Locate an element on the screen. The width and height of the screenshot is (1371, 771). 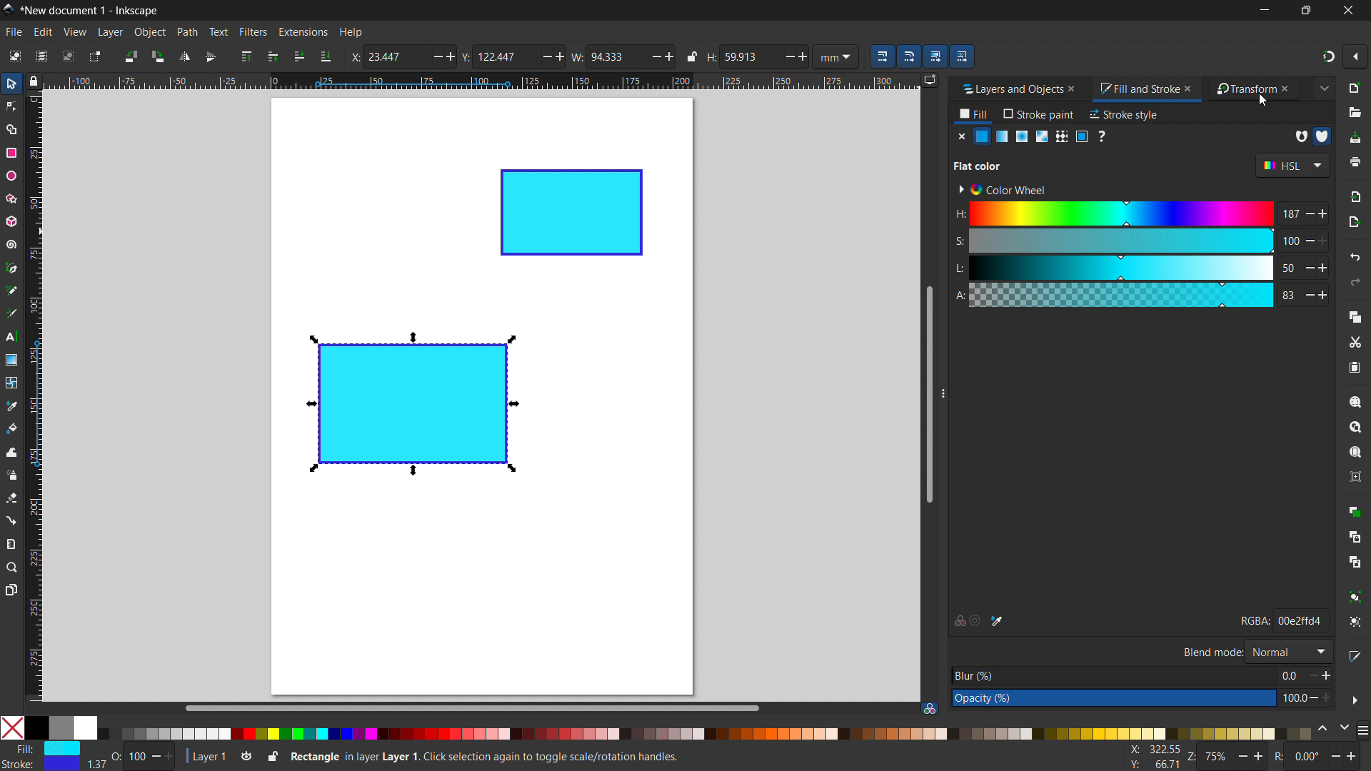
caligraphy tool is located at coordinates (10, 313).